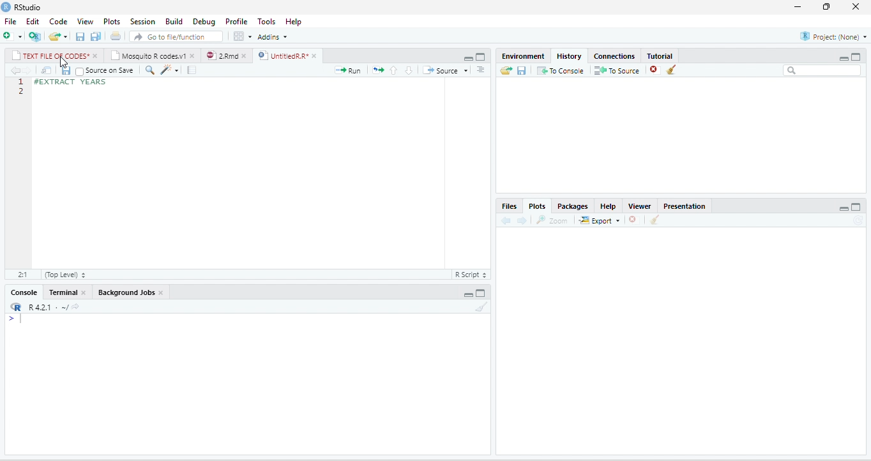 This screenshot has height=461, width=871. I want to click on Top Level, so click(65, 274).